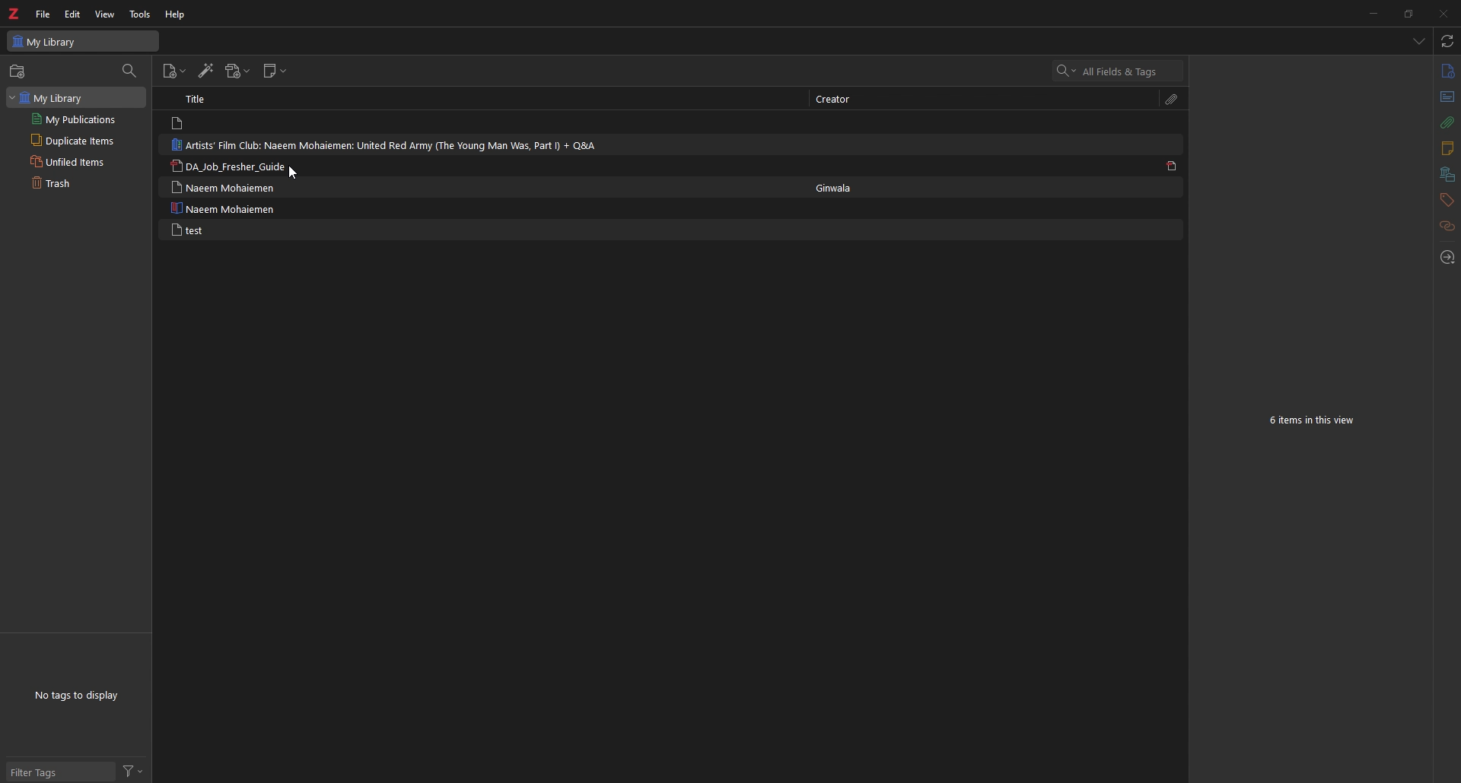  What do you see at coordinates (1447, 41) in the screenshot?
I see `sync with zotero.org` at bounding box center [1447, 41].